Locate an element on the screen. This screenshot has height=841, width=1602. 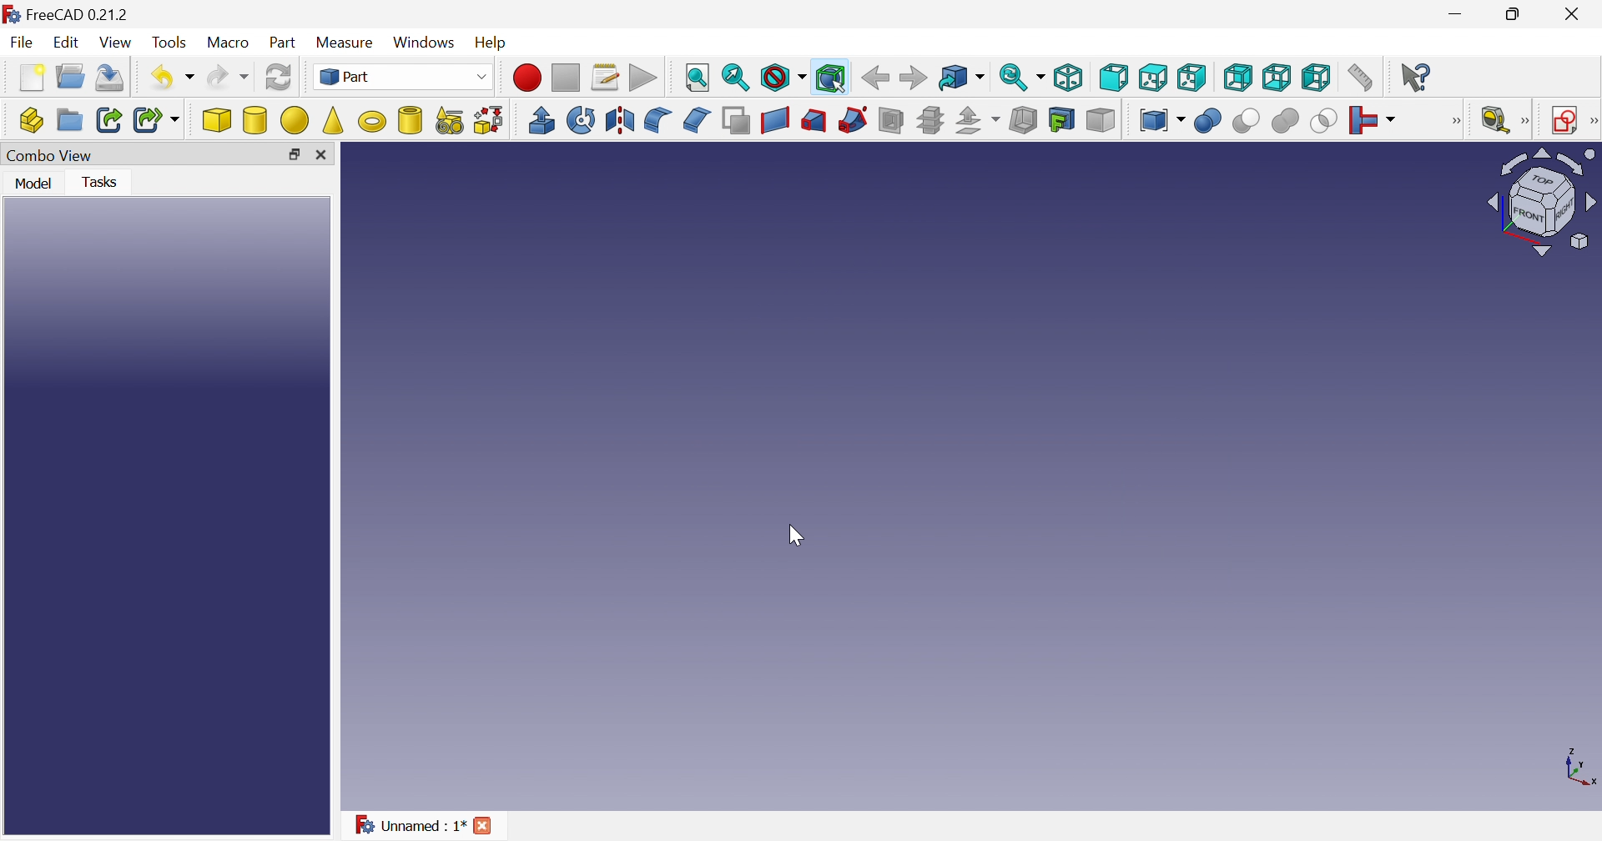
Cut is located at coordinates (1244, 121).